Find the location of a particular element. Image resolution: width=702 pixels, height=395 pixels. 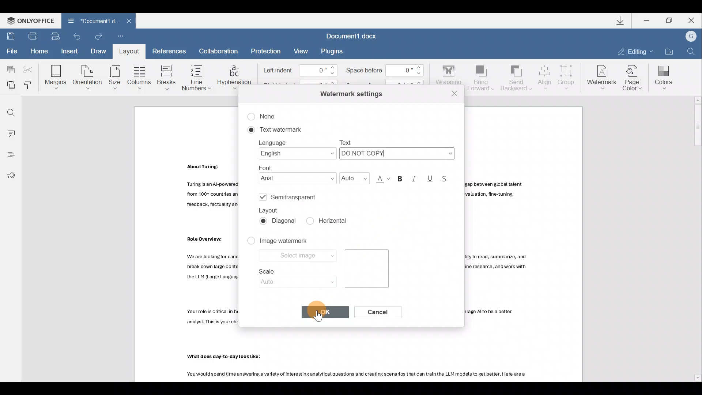

Align is located at coordinates (545, 78).